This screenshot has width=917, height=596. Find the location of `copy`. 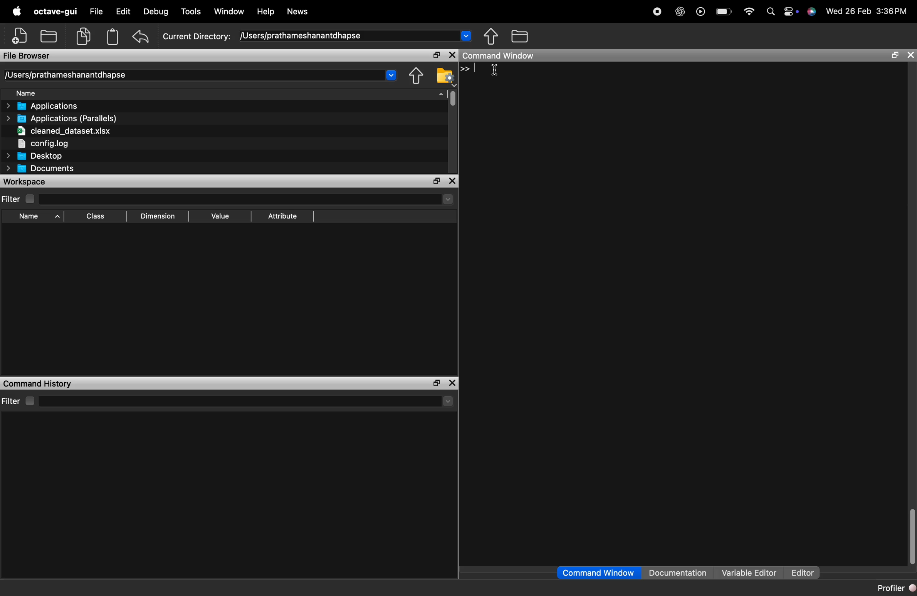

copy is located at coordinates (83, 36).